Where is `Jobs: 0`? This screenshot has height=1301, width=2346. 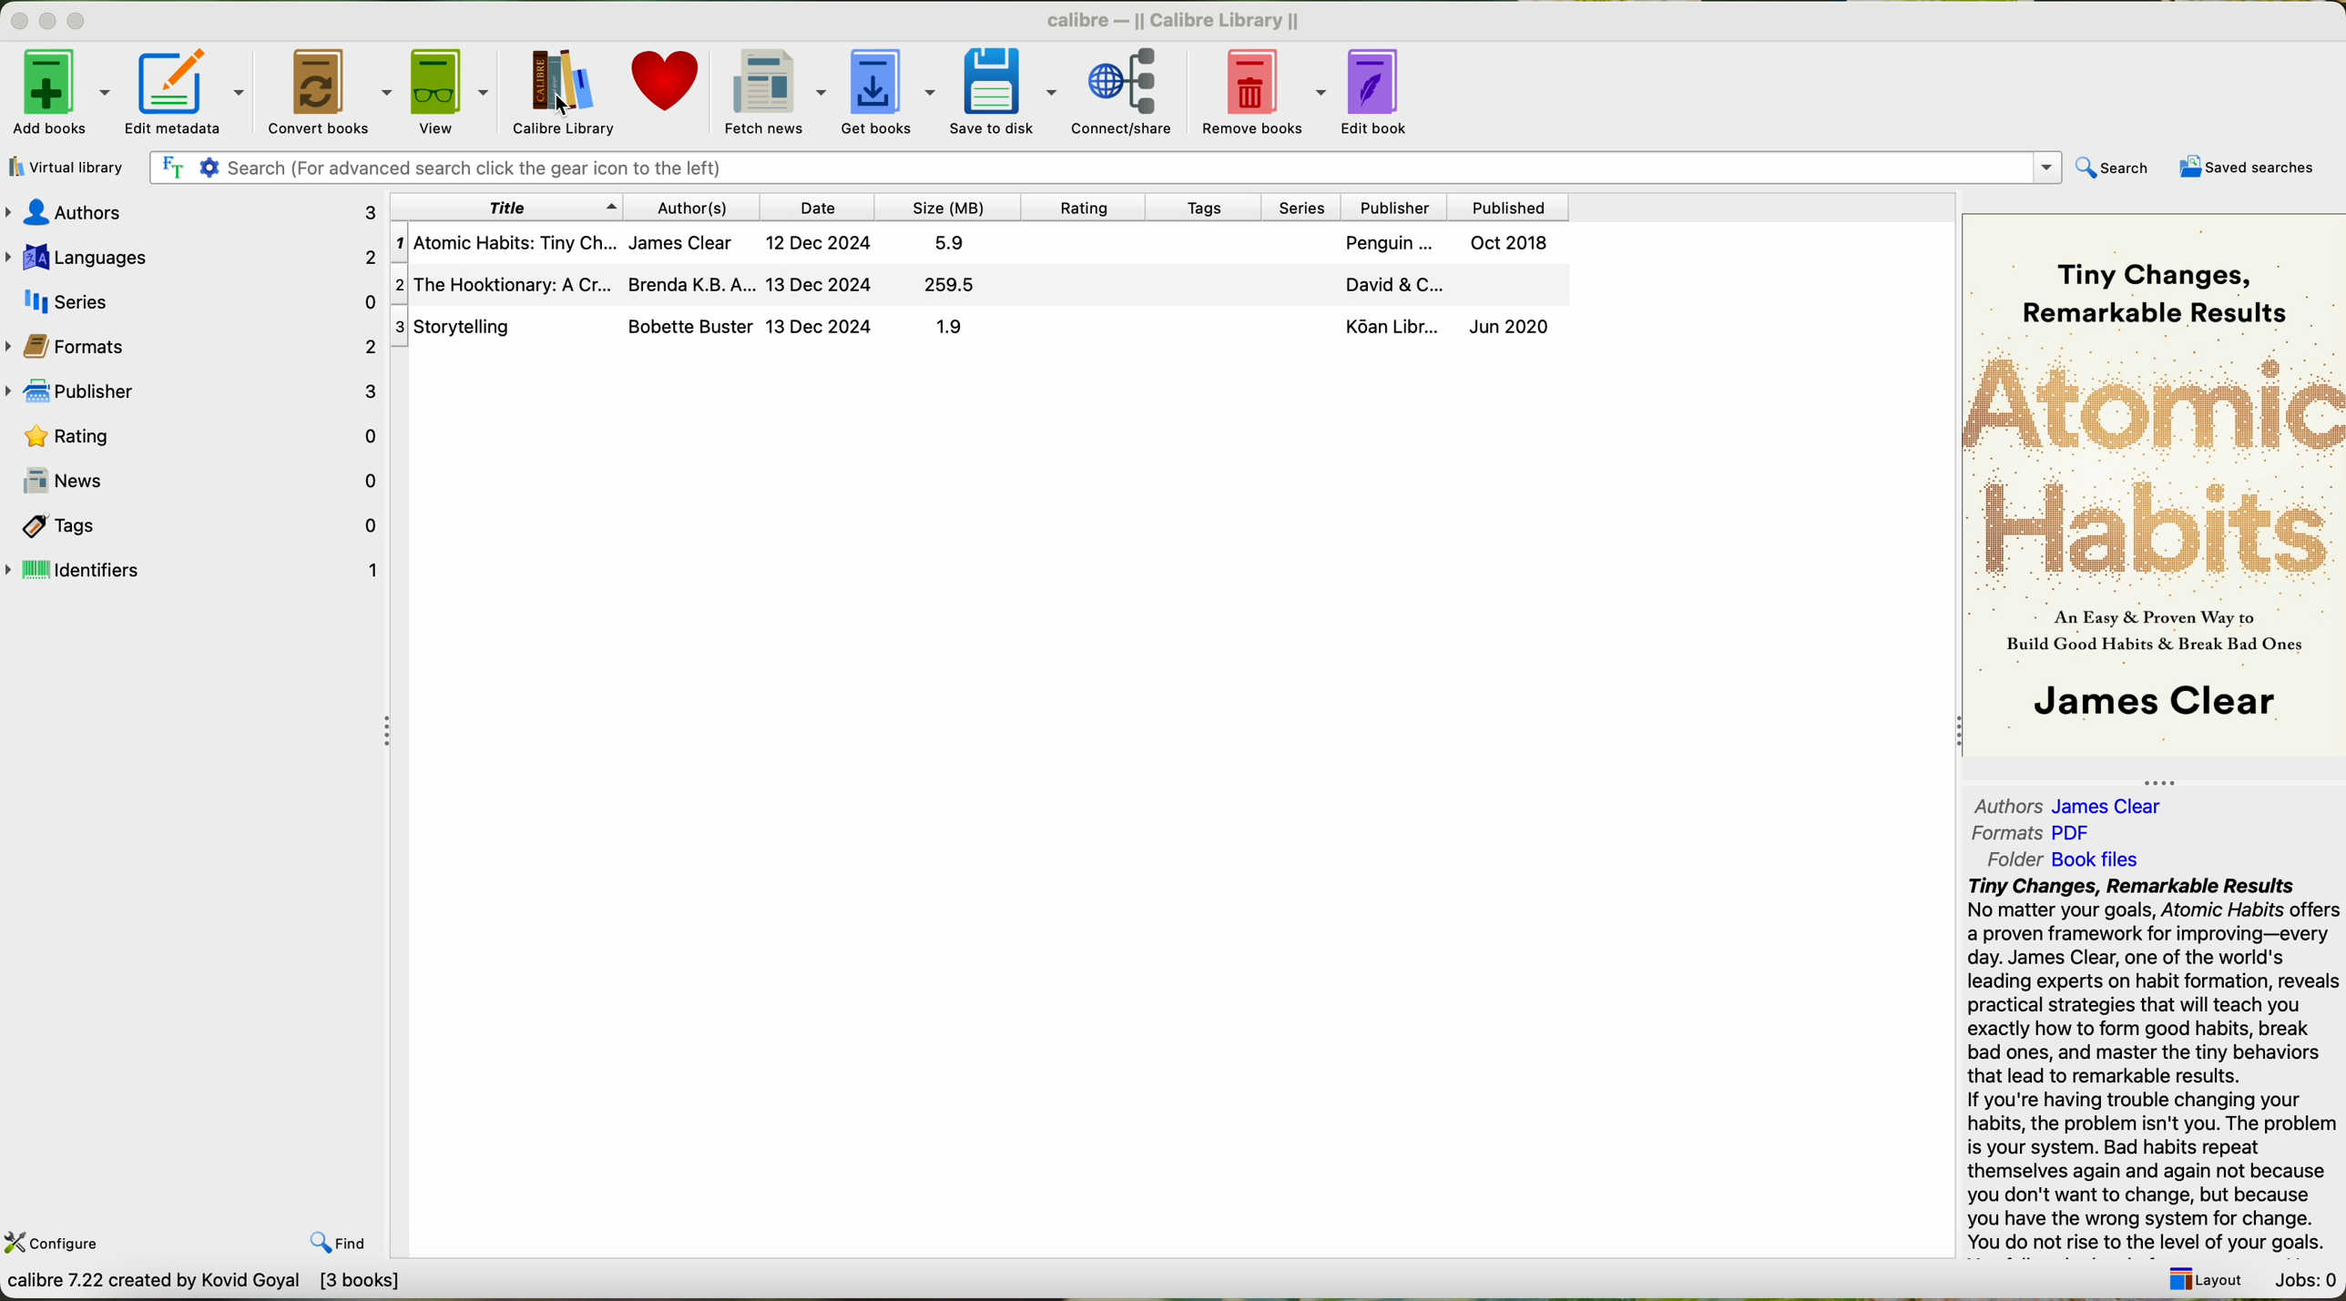
Jobs: 0 is located at coordinates (2305, 1279).